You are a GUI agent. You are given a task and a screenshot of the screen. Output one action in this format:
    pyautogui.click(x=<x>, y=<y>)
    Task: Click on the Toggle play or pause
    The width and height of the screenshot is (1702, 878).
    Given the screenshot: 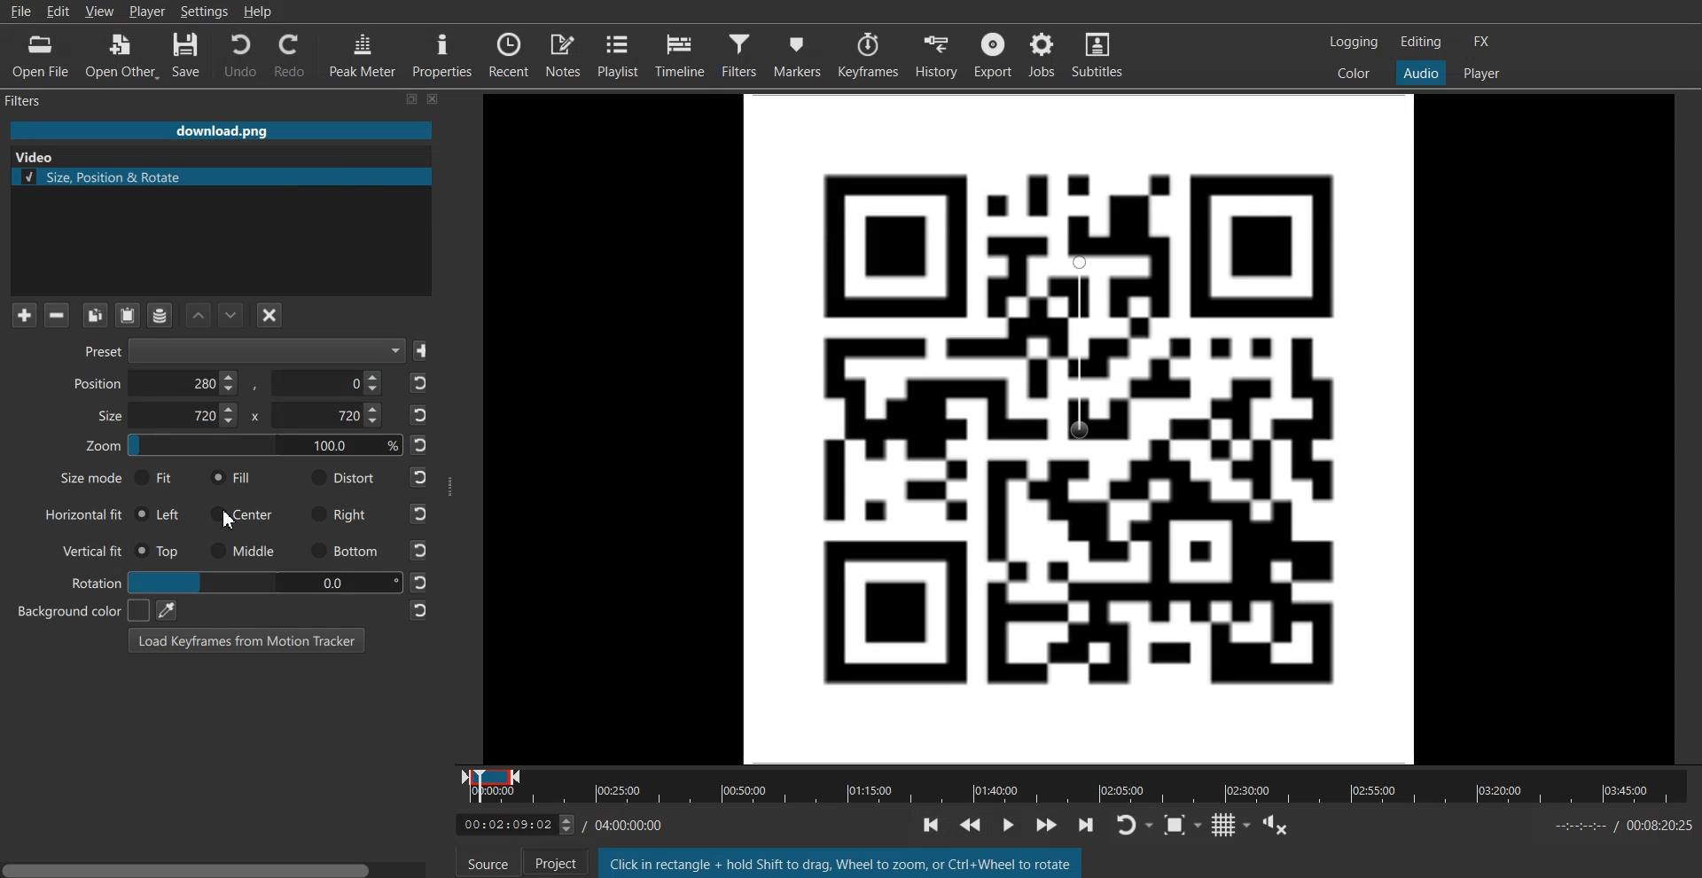 What is the action you would take?
    pyautogui.click(x=1011, y=823)
    